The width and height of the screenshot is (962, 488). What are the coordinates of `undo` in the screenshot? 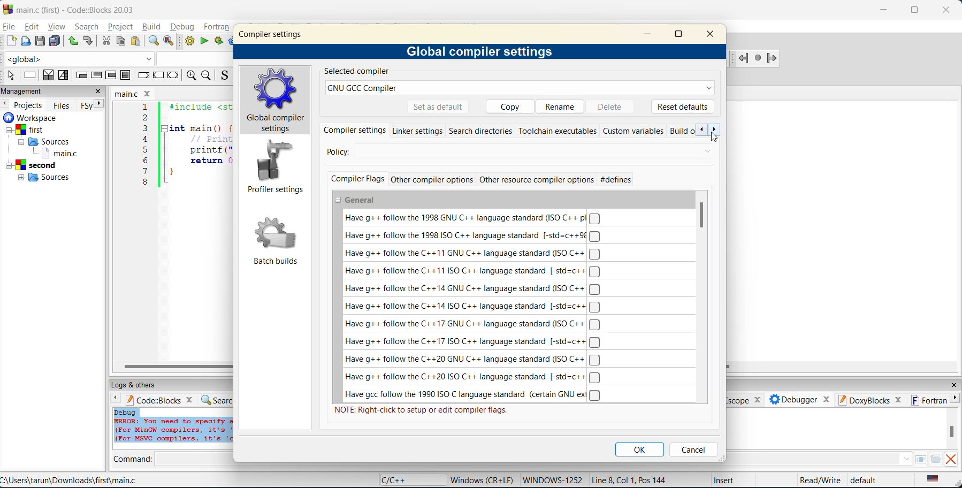 It's located at (73, 42).